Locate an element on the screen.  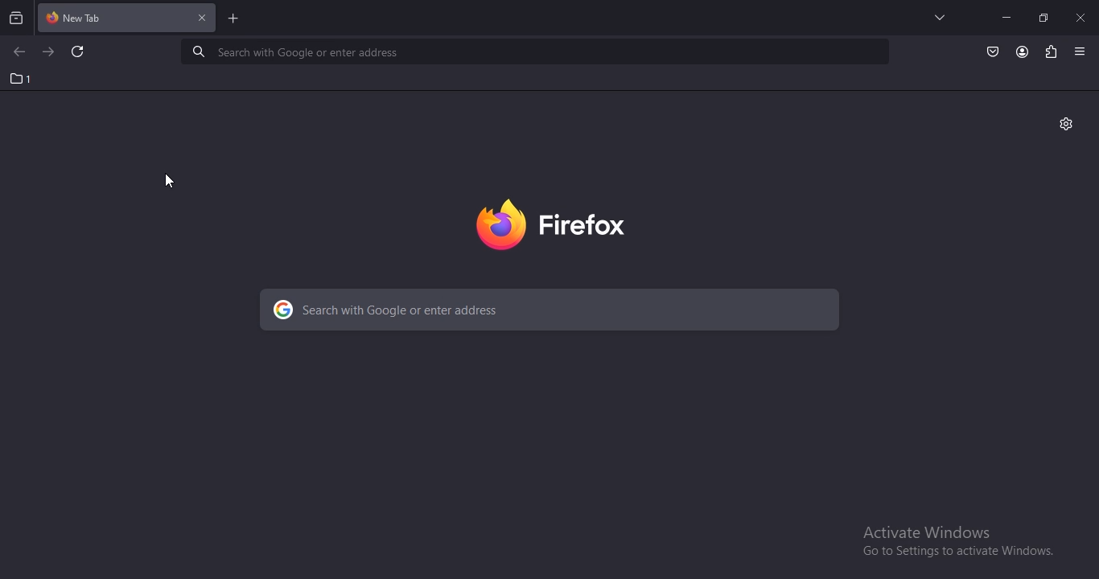
1 is located at coordinates (22, 79).